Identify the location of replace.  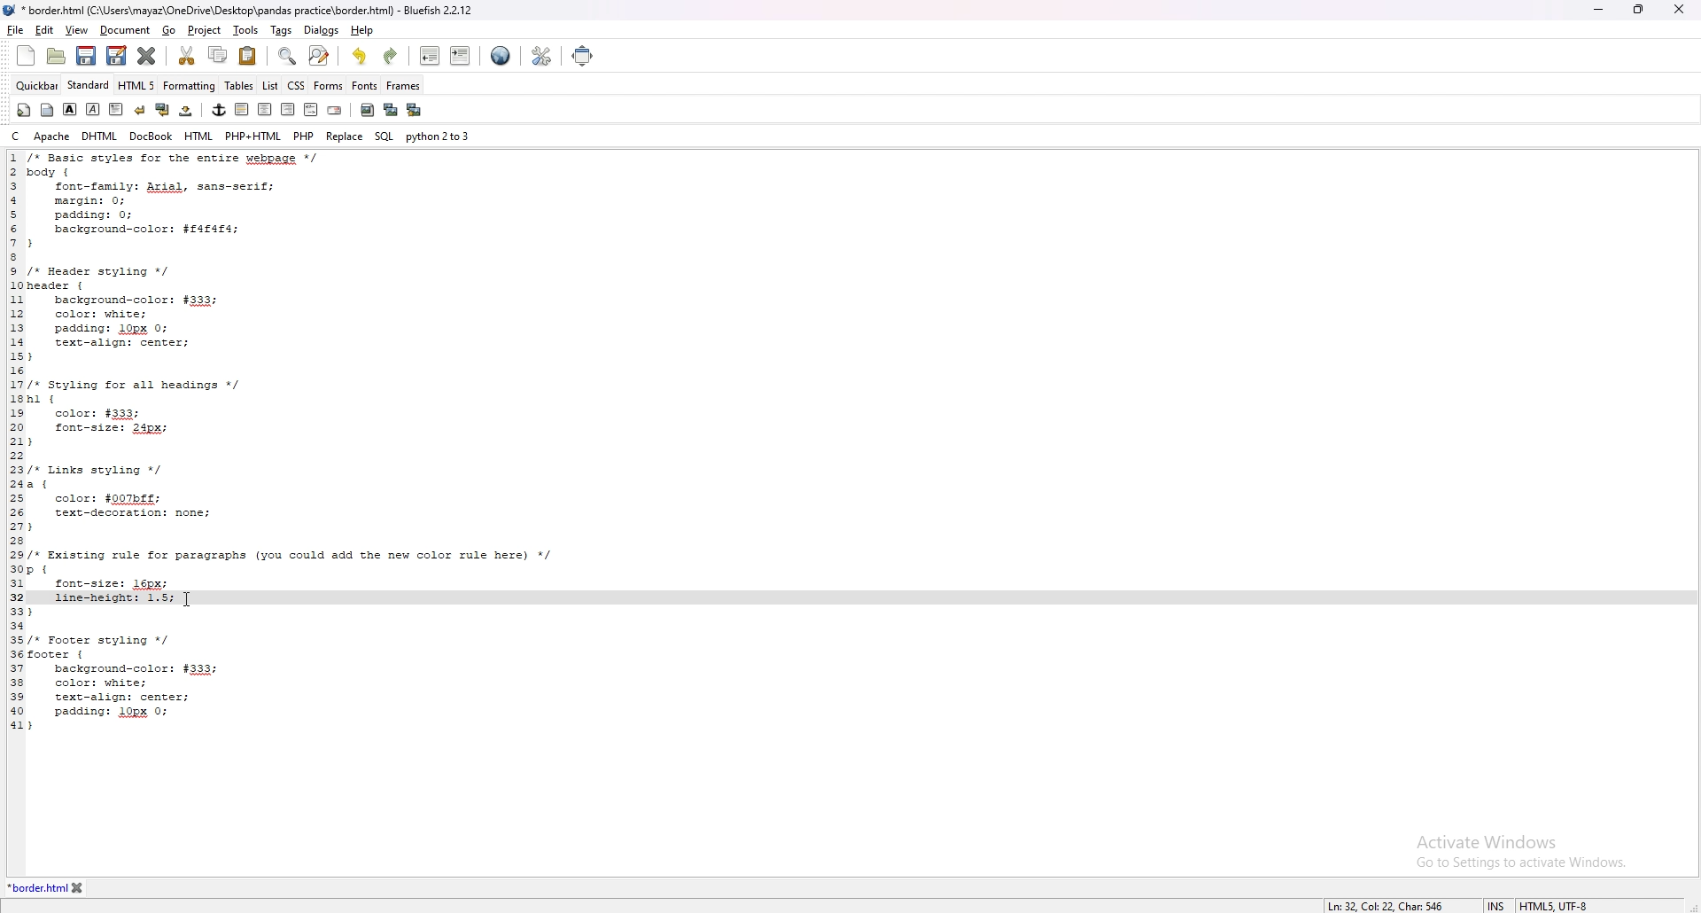
(344, 136).